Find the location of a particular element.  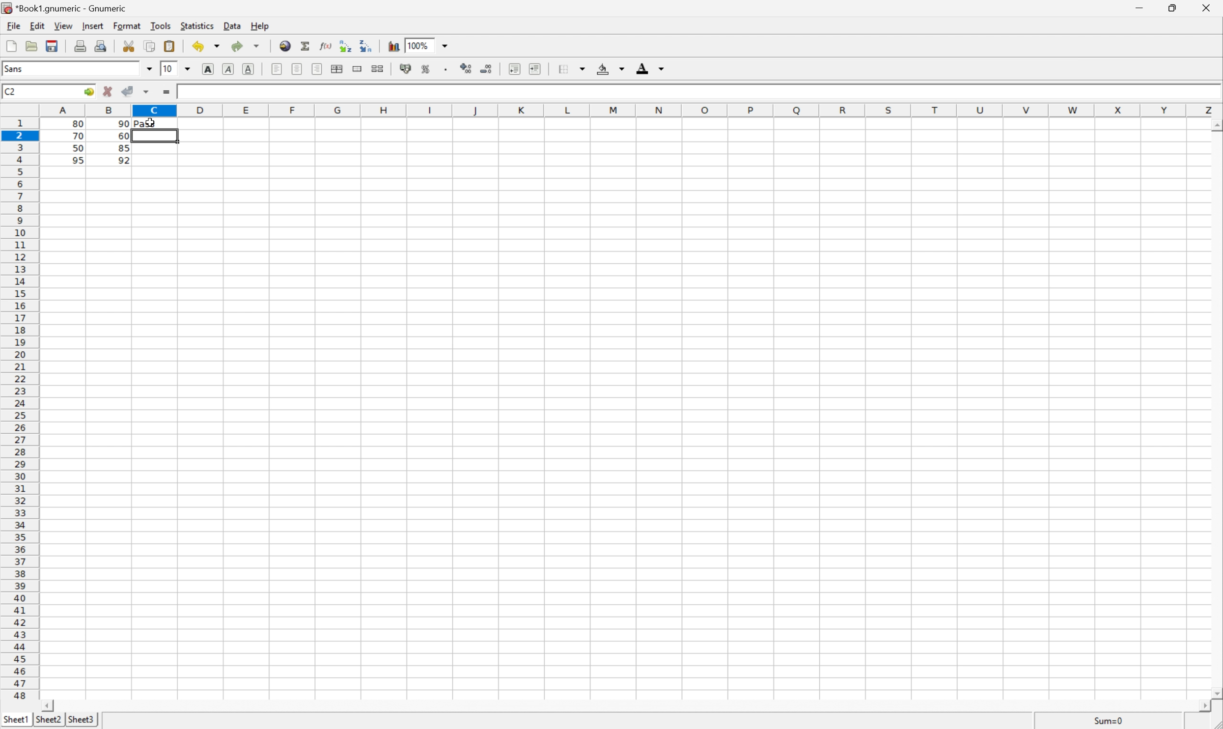

Enter formula is located at coordinates (166, 92).